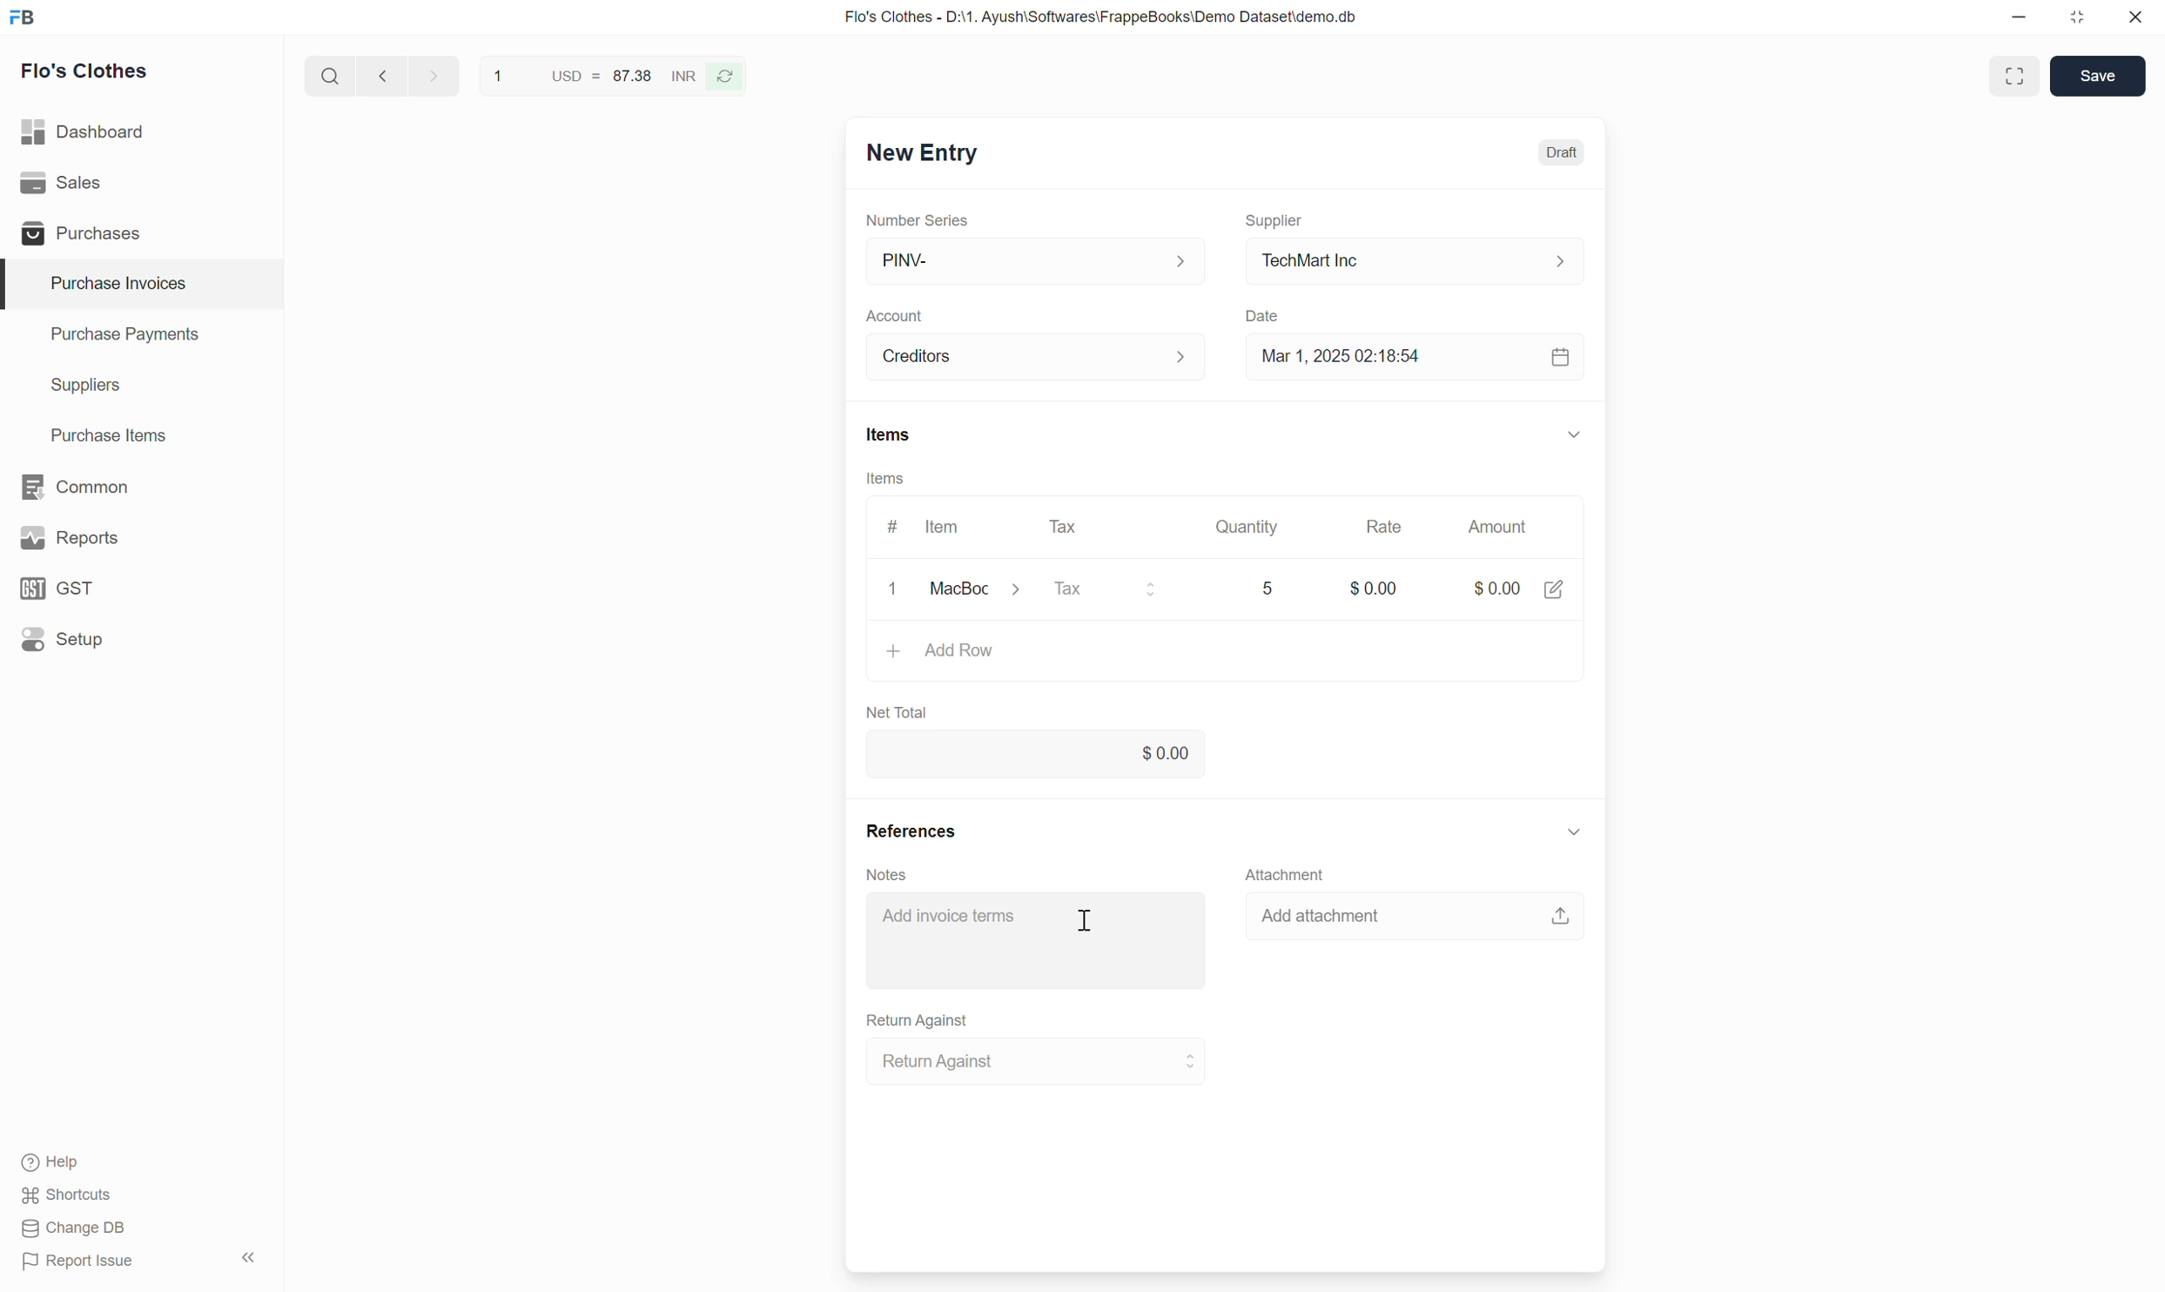 The height and width of the screenshot is (1292, 2165). What do you see at coordinates (2019, 17) in the screenshot?
I see `Minimize` at bounding box center [2019, 17].